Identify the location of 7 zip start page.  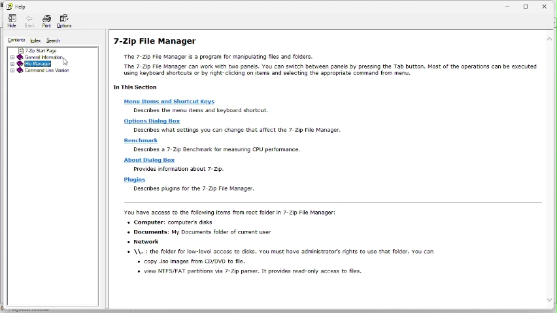
(35, 50).